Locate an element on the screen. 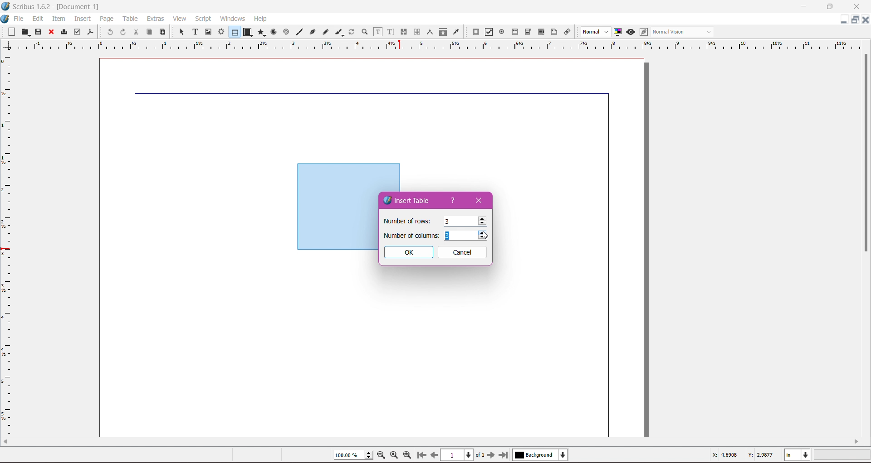 The height and width of the screenshot is (463, 871). Preview Mode is located at coordinates (630, 32).